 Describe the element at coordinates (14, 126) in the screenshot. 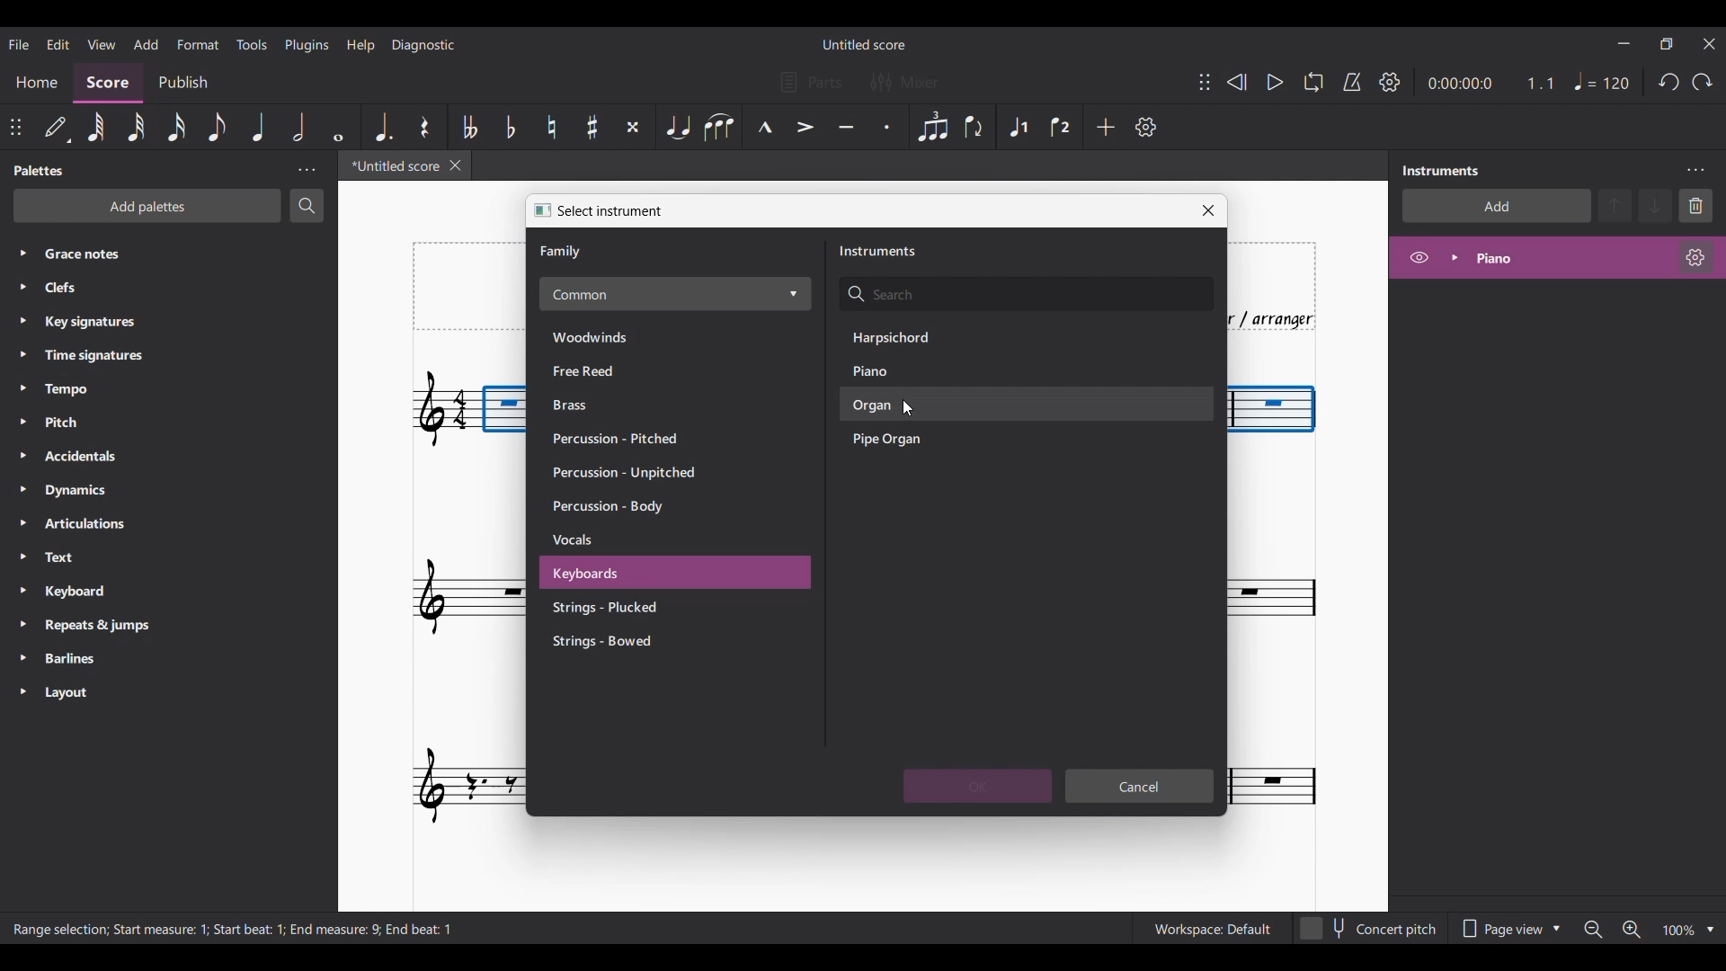

I see `Change position of toolbar attached` at that location.